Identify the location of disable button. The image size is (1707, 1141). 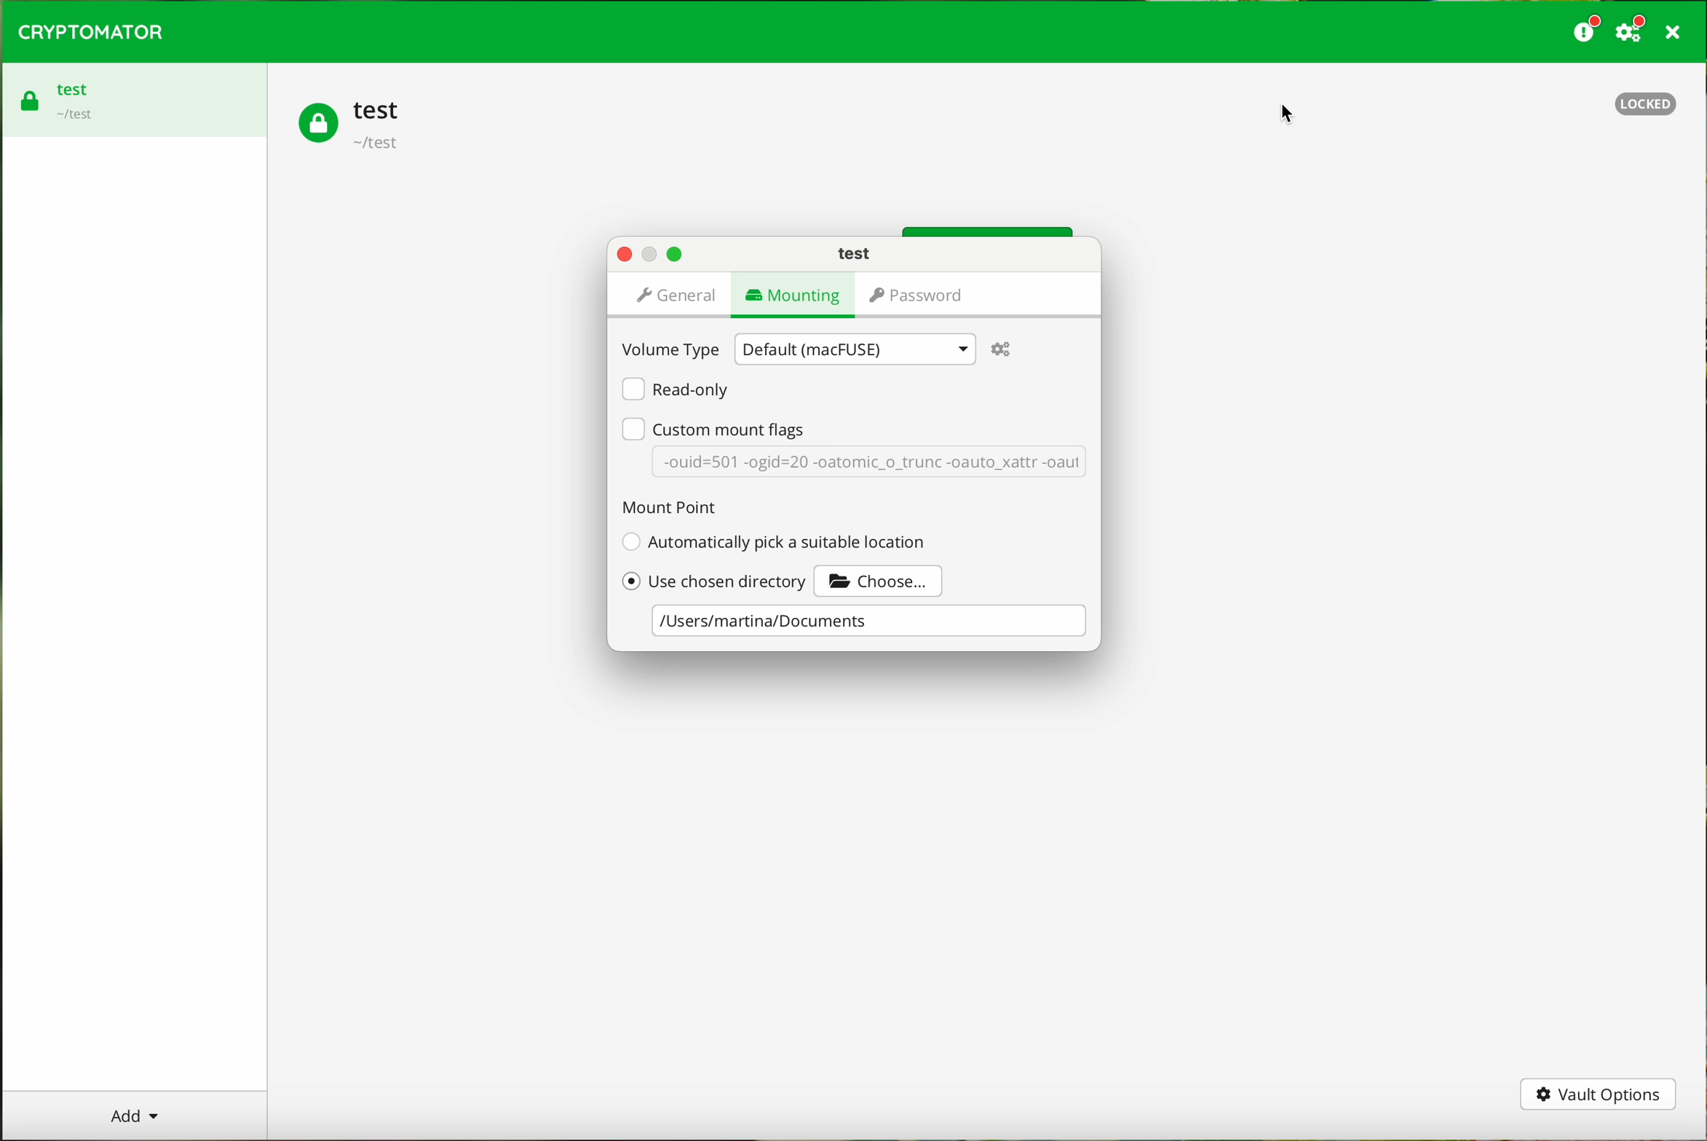
(651, 255).